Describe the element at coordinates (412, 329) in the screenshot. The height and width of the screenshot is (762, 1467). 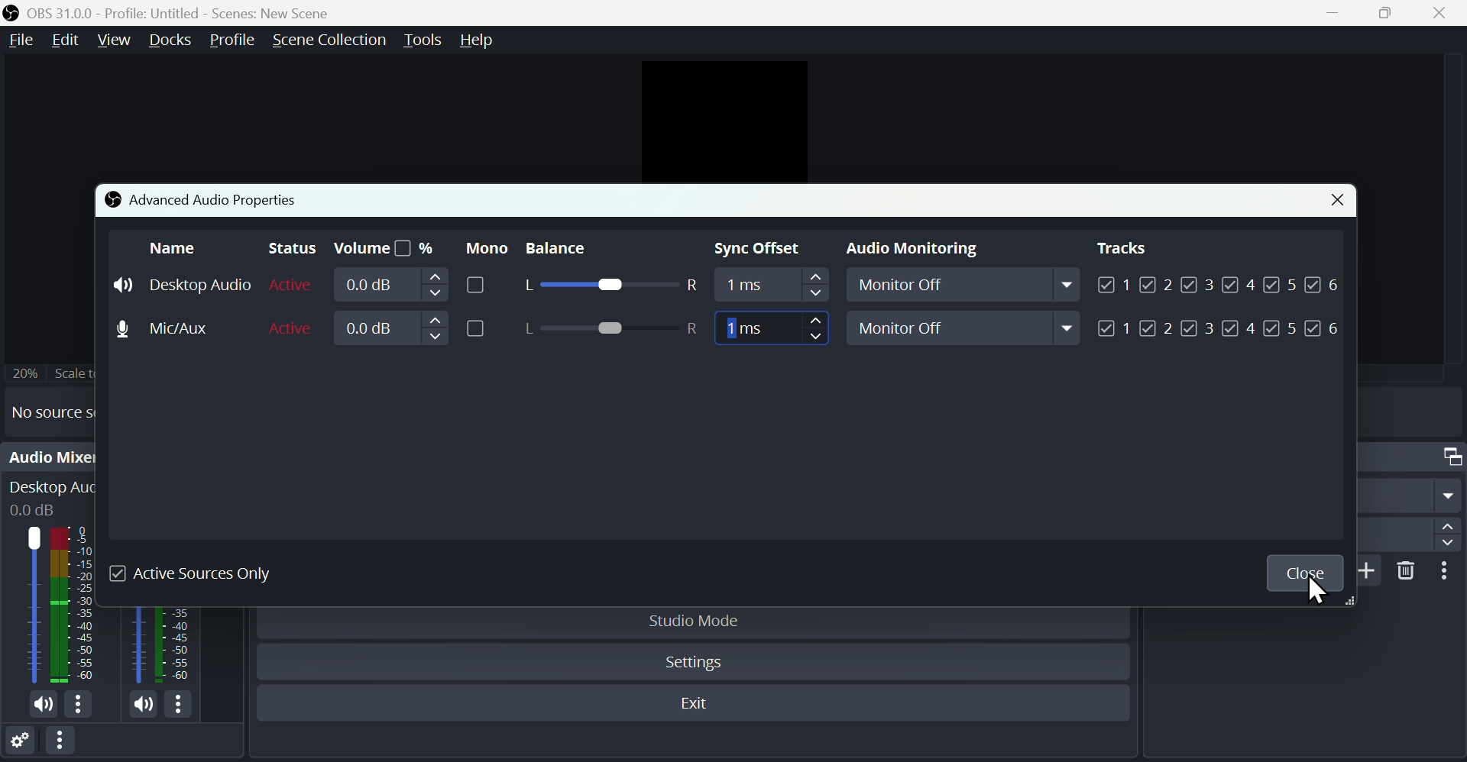
I see `Volume` at that location.